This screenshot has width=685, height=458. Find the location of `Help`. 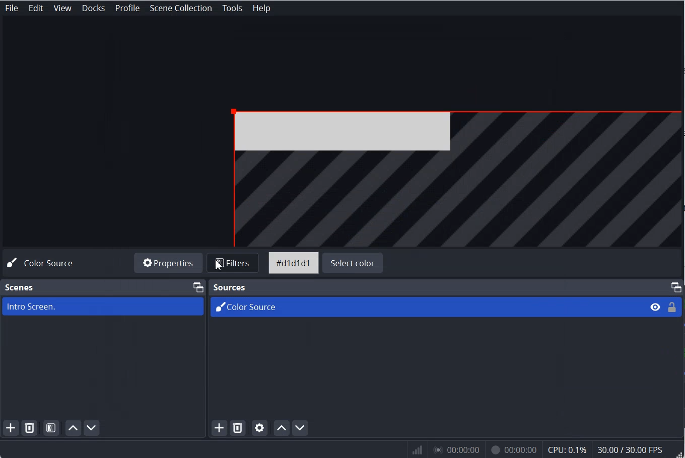

Help is located at coordinates (261, 8).